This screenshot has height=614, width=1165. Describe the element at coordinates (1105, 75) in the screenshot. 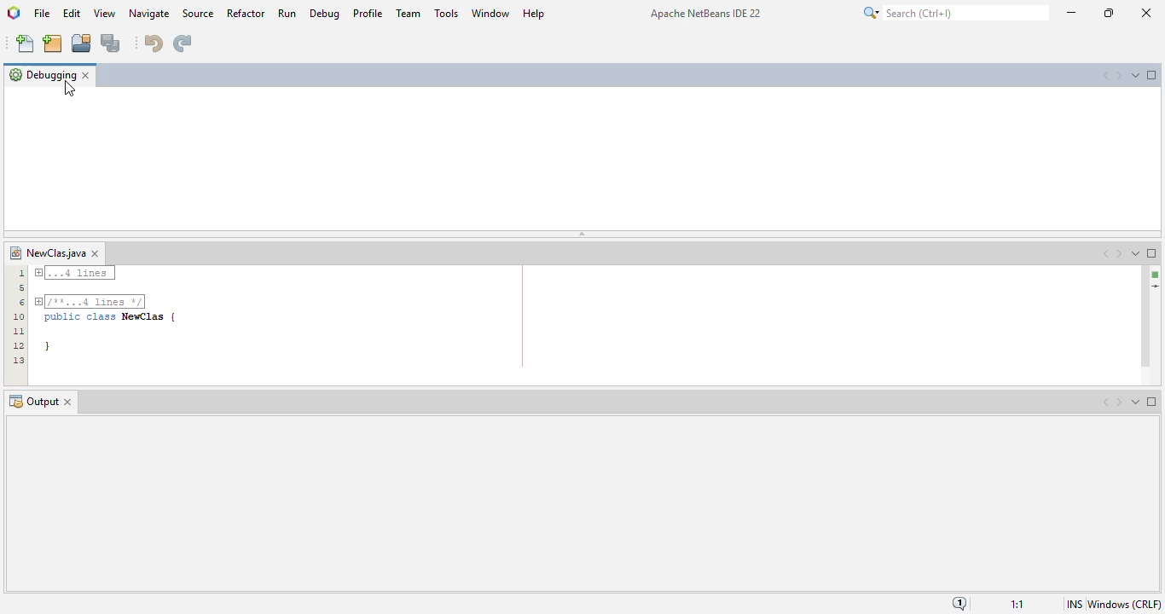

I see `scroll documents left` at that location.